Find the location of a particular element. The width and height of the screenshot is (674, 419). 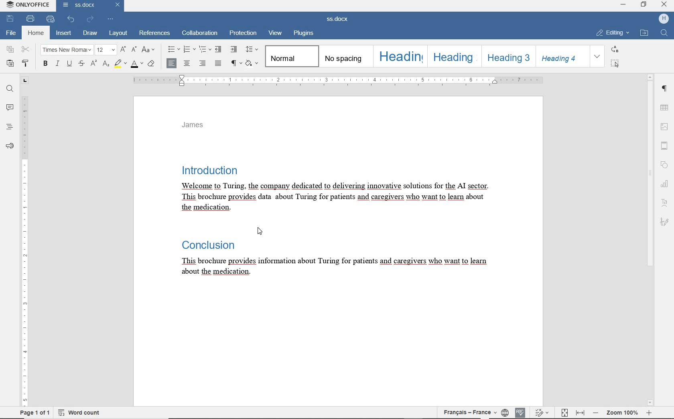

PARAGRAPH SETTINGS is located at coordinates (665, 89).